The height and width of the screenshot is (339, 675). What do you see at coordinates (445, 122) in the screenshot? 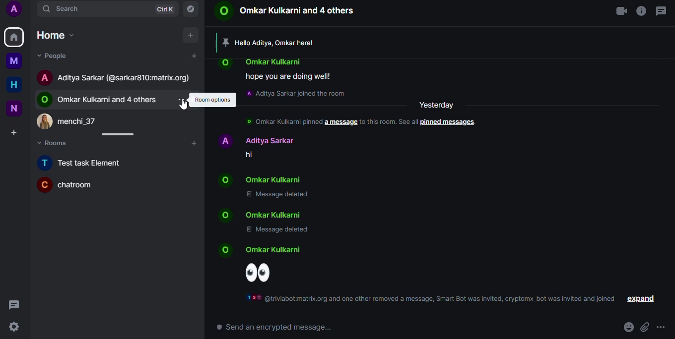
I see `pinned messages` at bounding box center [445, 122].